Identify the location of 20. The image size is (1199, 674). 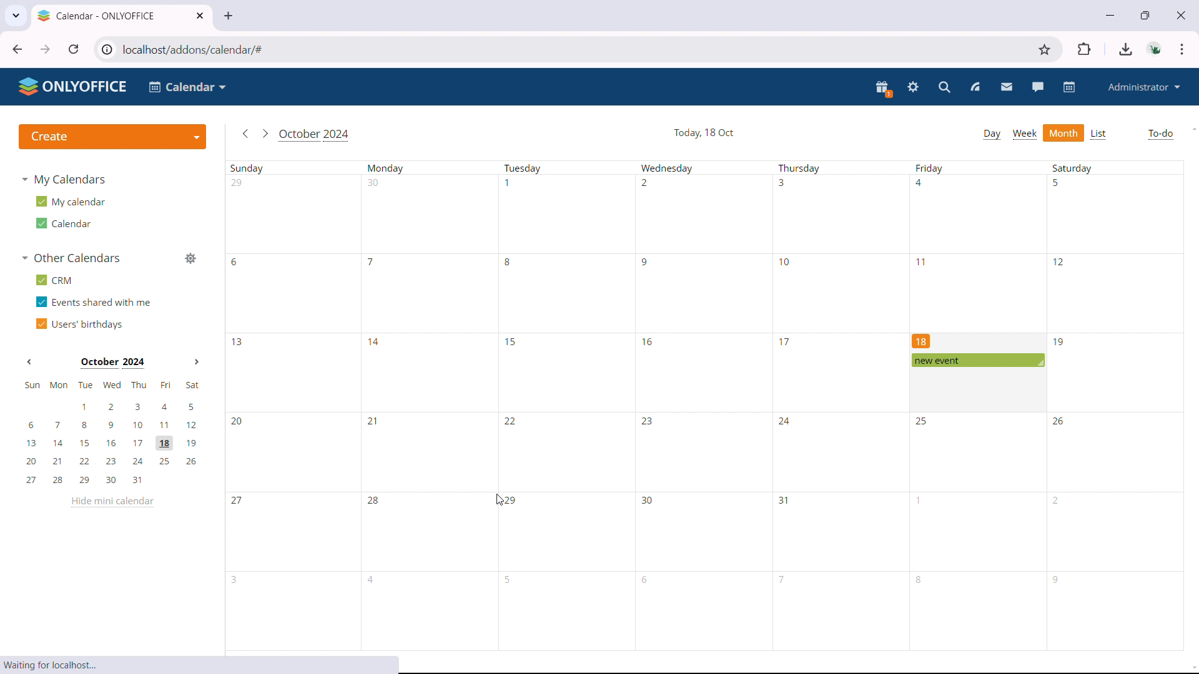
(239, 422).